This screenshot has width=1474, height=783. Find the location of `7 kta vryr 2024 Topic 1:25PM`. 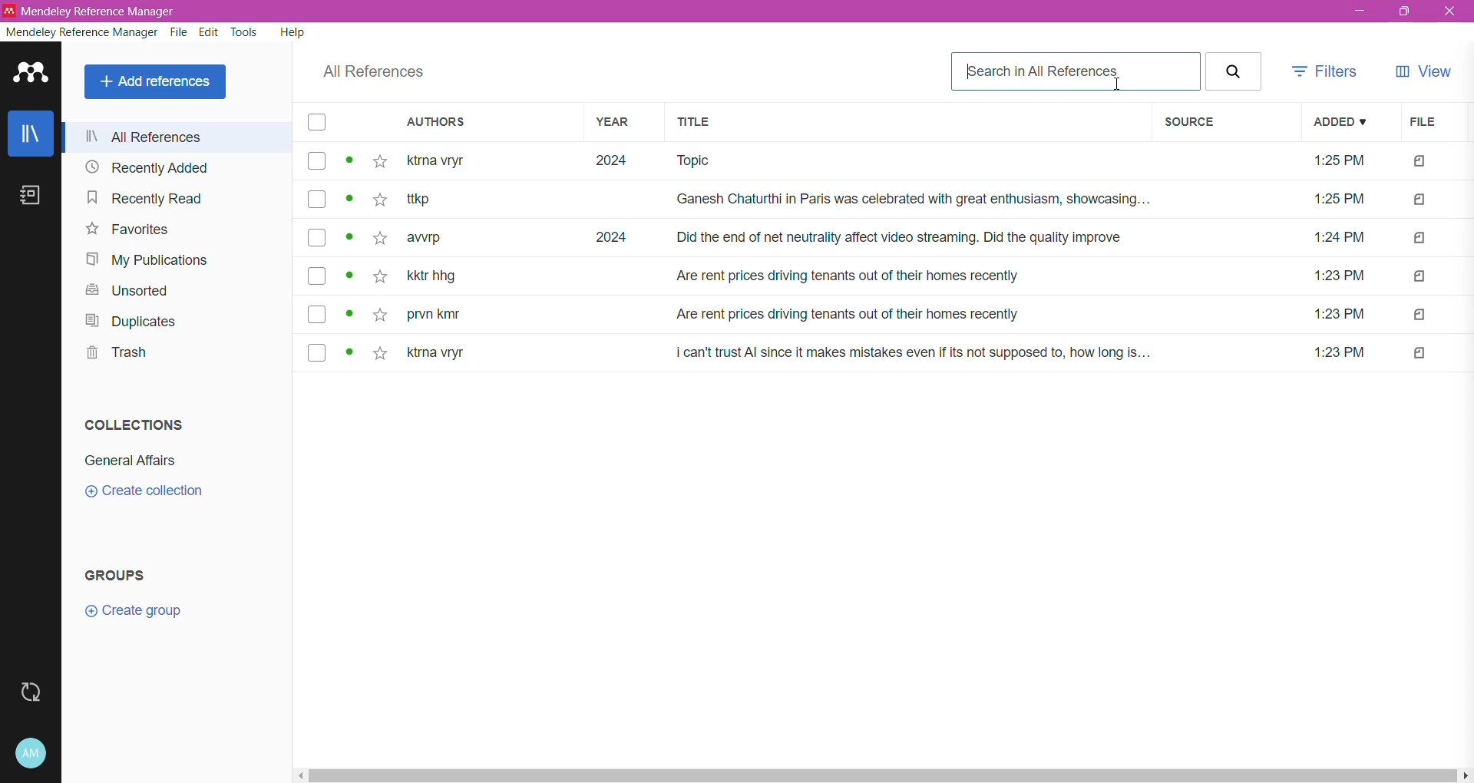

7 kta vryr 2024 Topic 1:25PM is located at coordinates (894, 164).